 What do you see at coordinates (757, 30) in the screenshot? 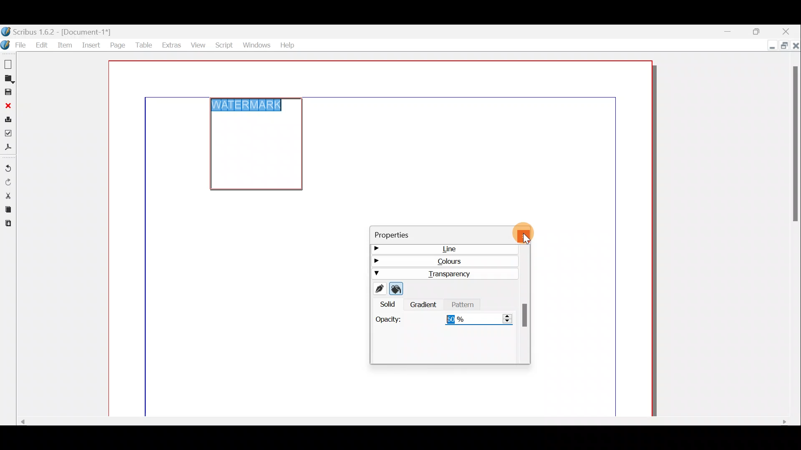
I see `Maximise` at bounding box center [757, 30].